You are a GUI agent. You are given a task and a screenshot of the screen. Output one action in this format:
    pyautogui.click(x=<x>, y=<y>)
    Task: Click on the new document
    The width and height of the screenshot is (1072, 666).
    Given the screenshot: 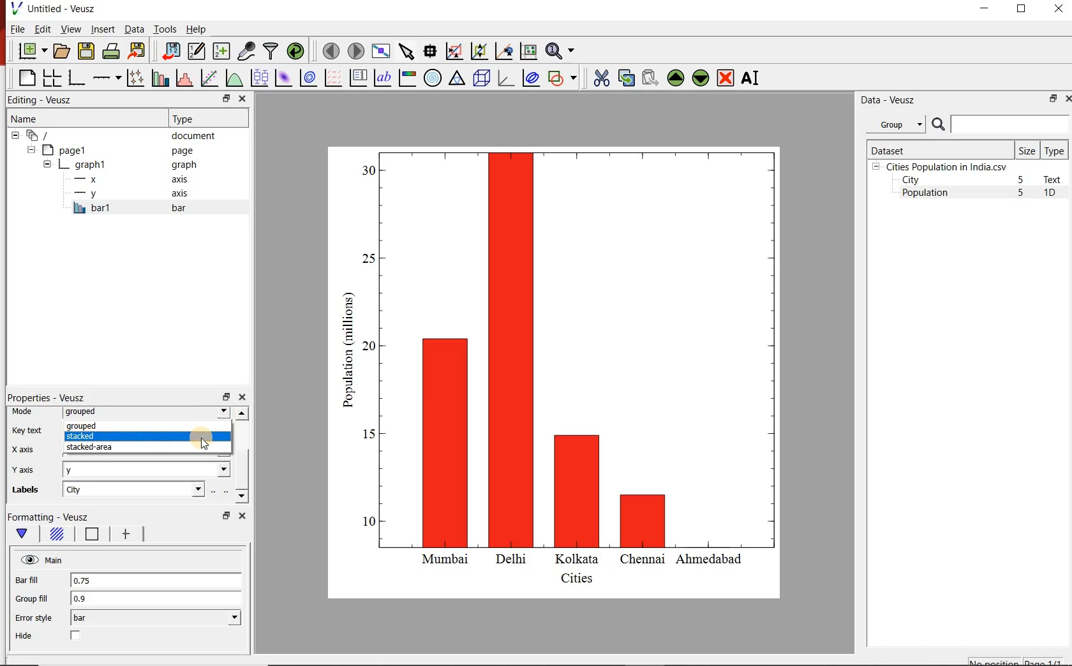 What is the action you would take?
    pyautogui.click(x=30, y=52)
    